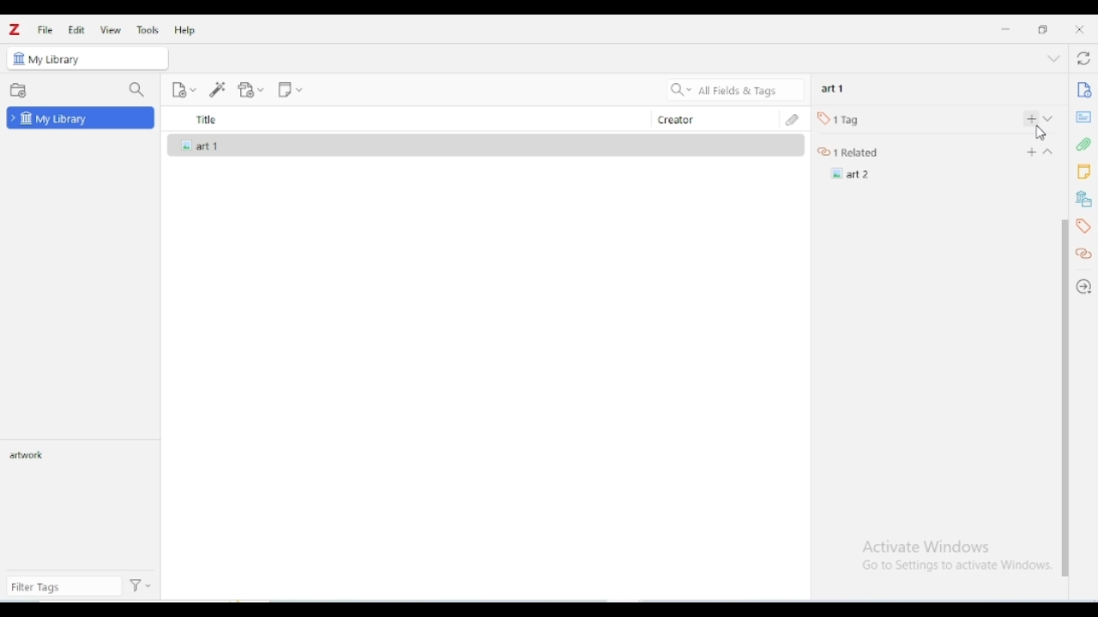 This screenshot has height=617, width=1098. What do you see at coordinates (1085, 286) in the screenshot?
I see `locate` at bounding box center [1085, 286].